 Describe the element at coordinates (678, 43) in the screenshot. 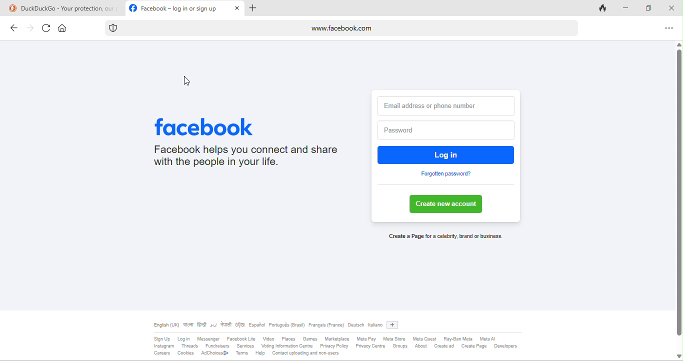

I see `scroll up` at that location.